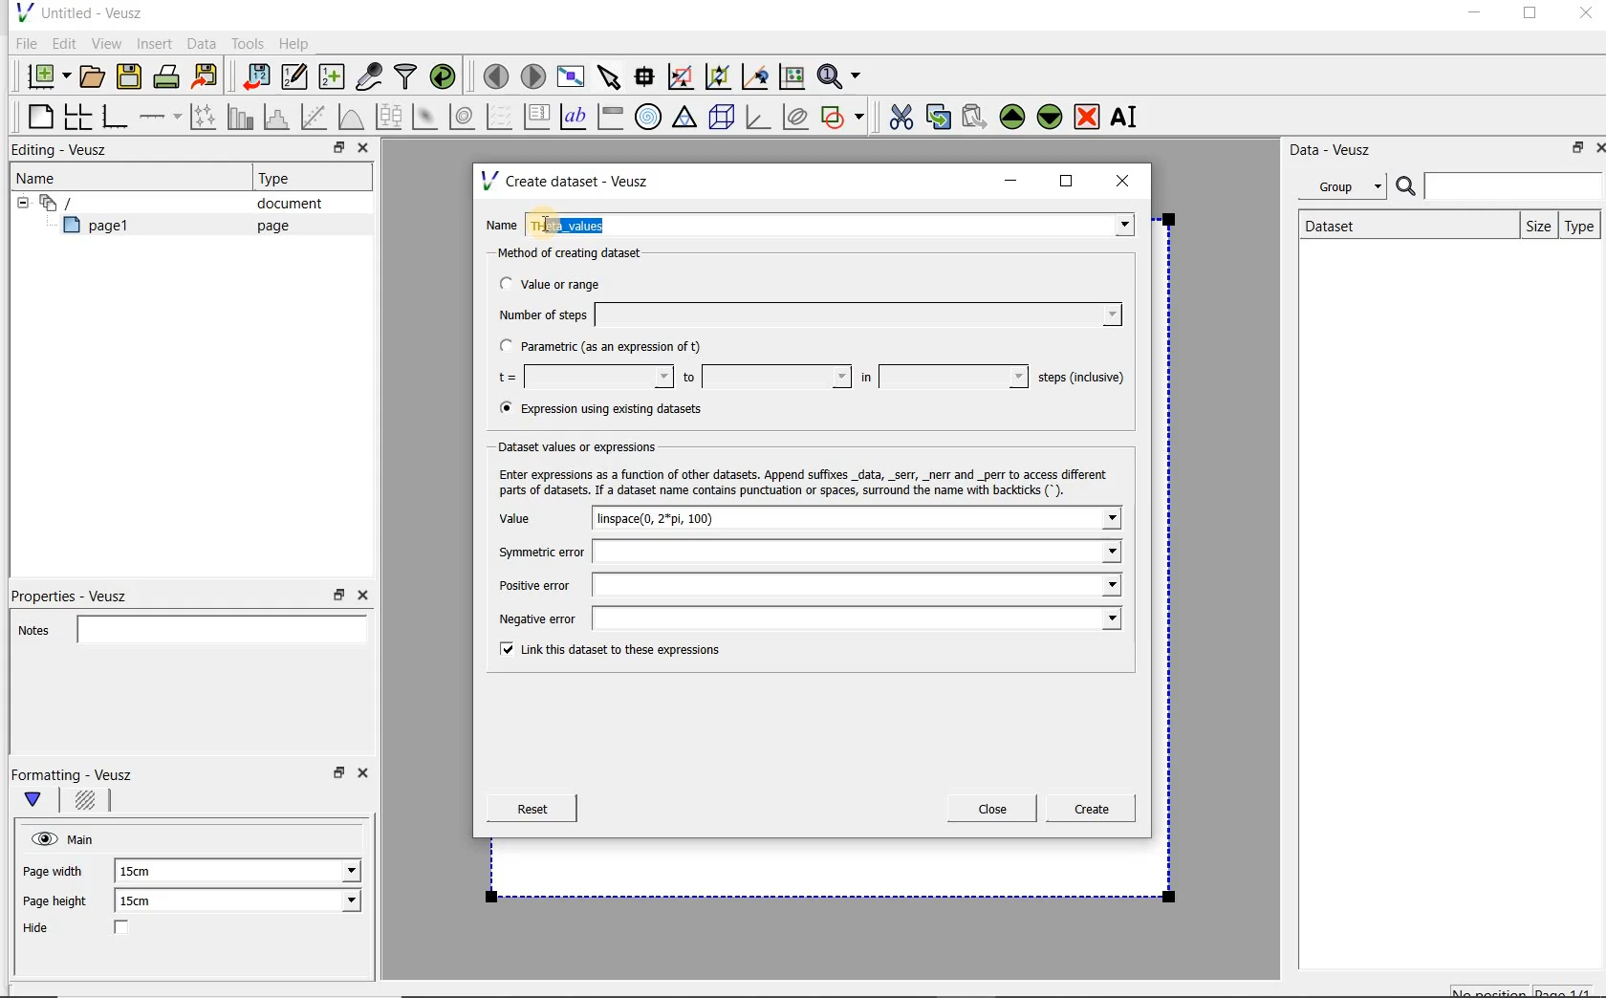  I want to click on plot a function, so click(350, 117).